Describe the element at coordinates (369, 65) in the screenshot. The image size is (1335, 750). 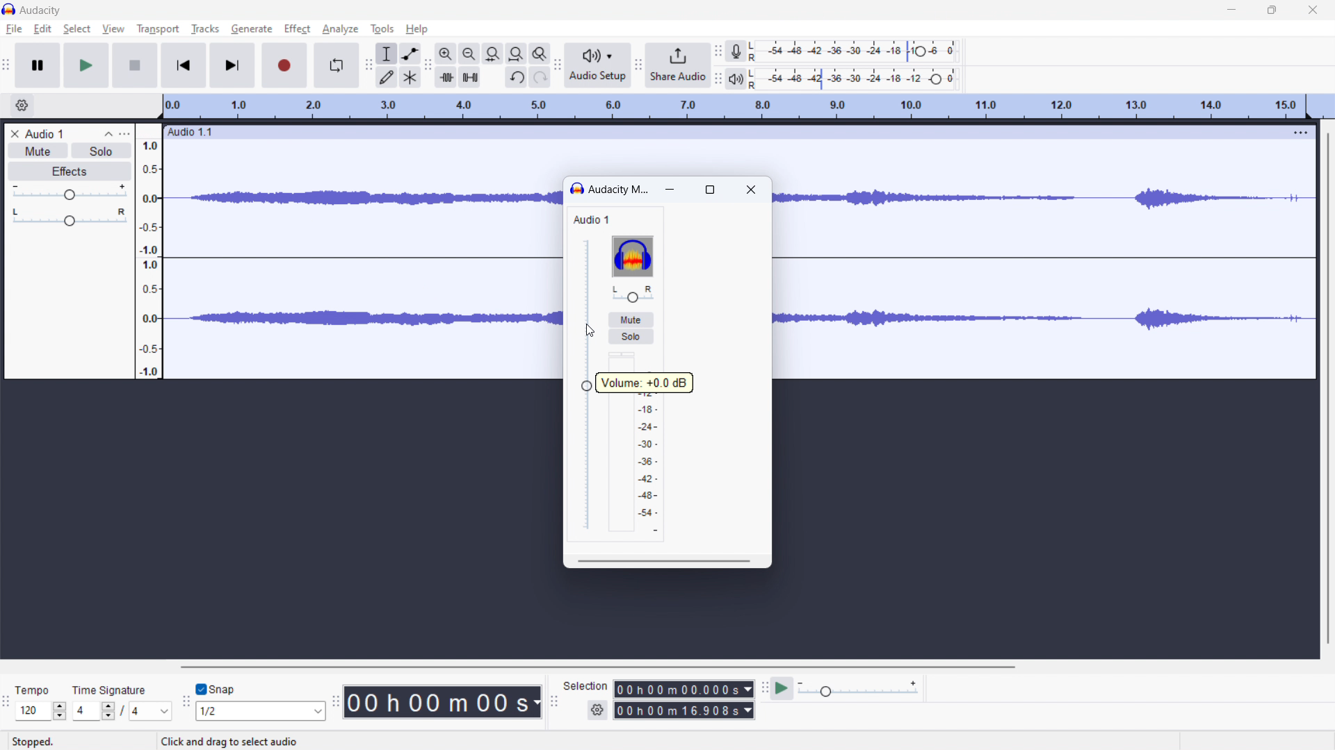
I see `tools toolbar` at that location.